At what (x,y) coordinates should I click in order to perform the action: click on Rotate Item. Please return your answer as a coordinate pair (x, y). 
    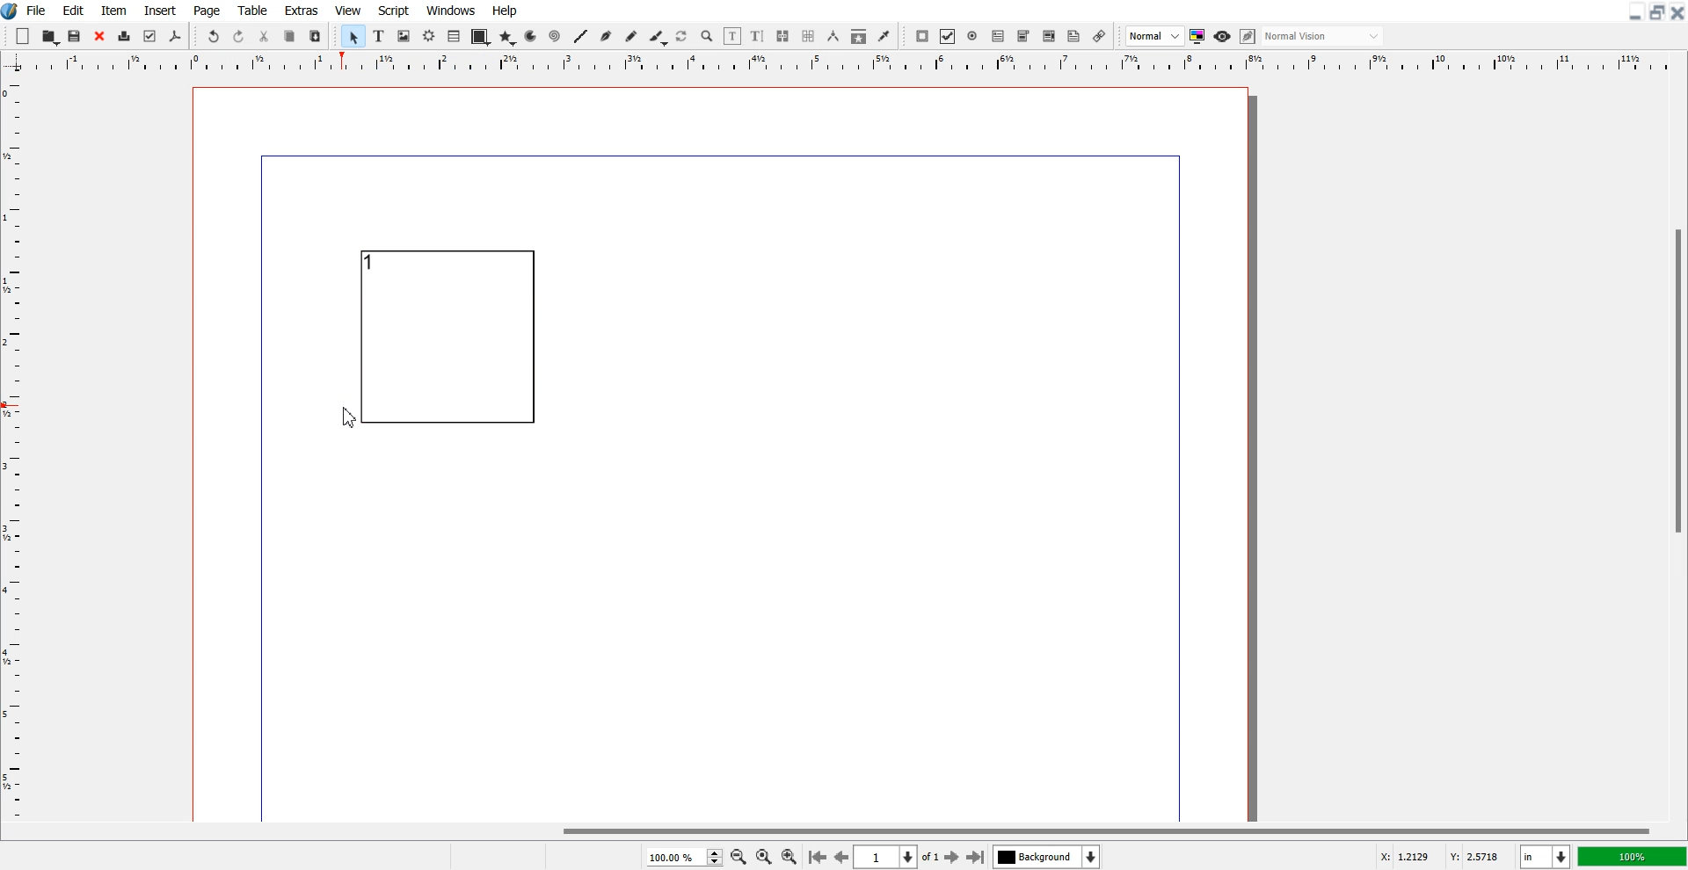
    Looking at the image, I should click on (683, 37).